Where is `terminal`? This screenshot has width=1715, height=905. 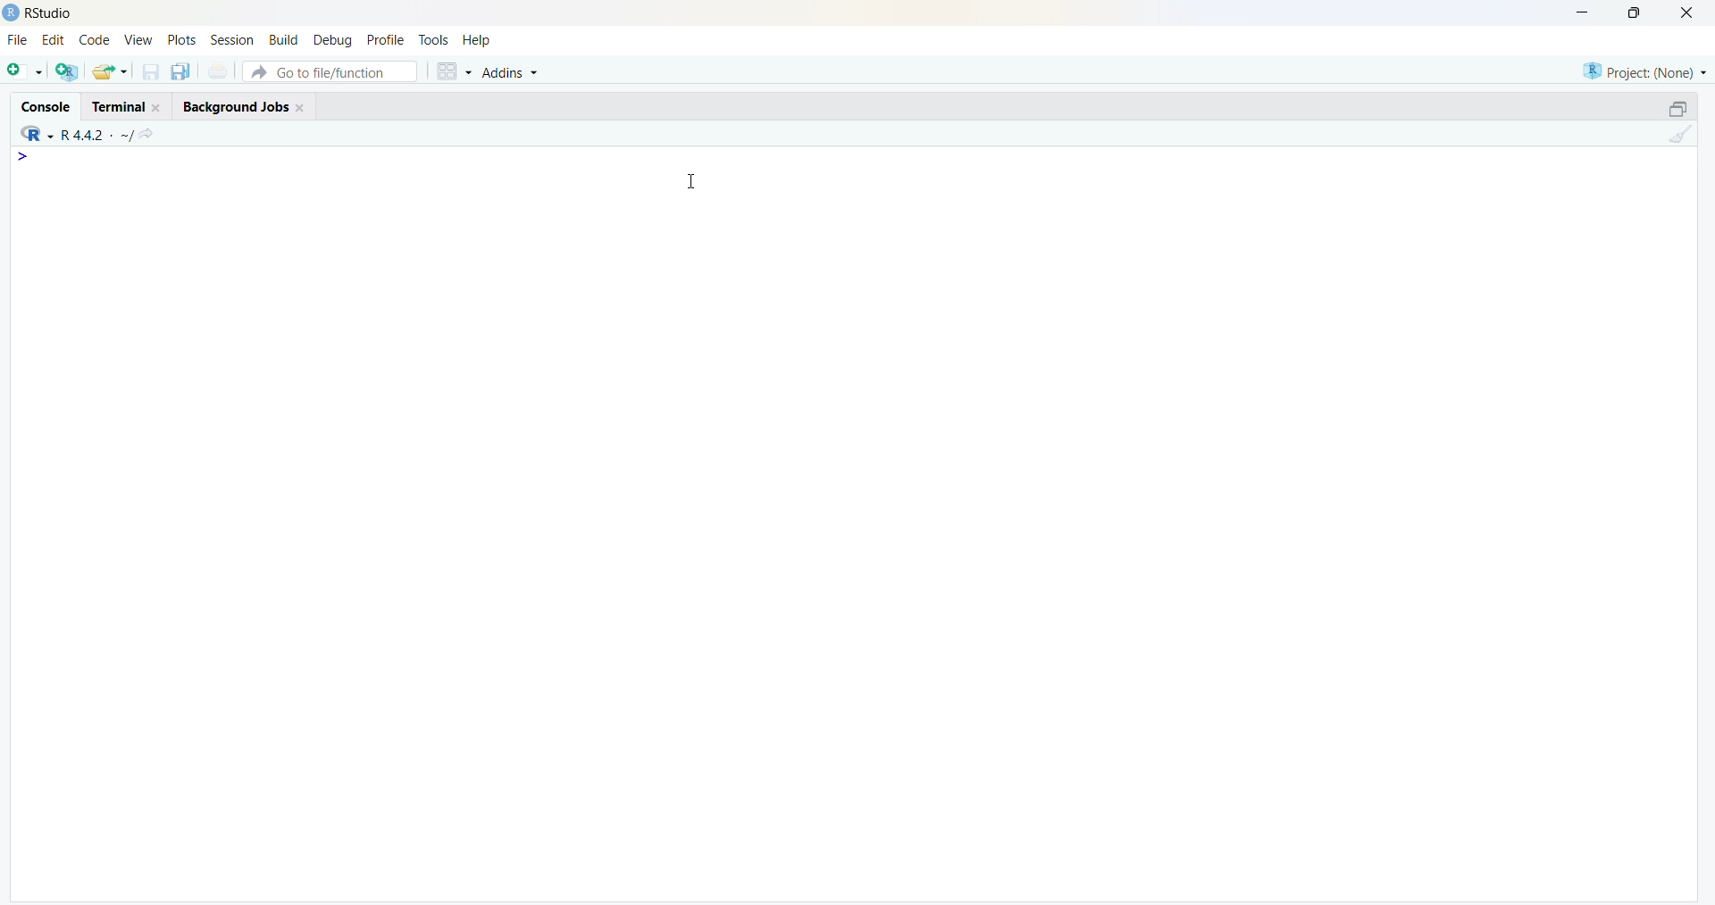
terminal is located at coordinates (120, 107).